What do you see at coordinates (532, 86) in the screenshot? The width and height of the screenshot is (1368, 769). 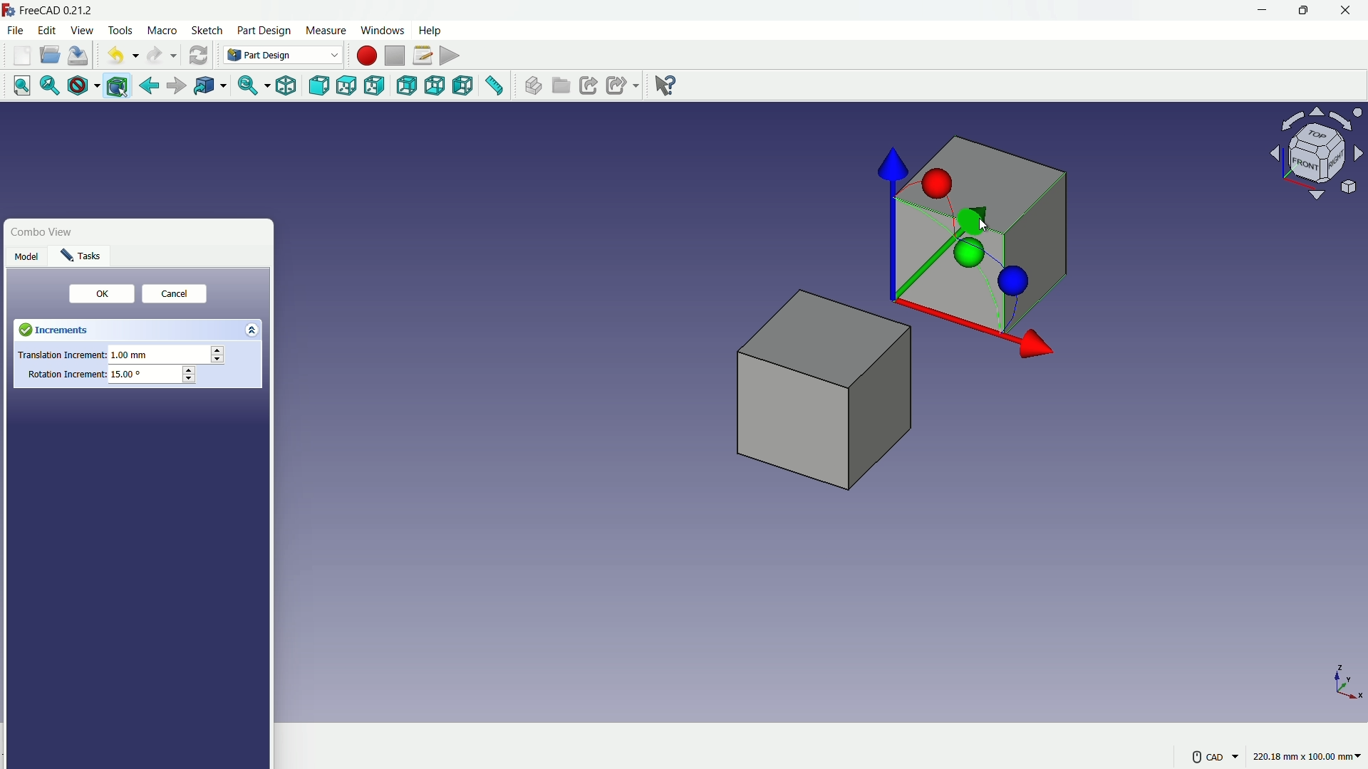 I see `create part` at bounding box center [532, 86].